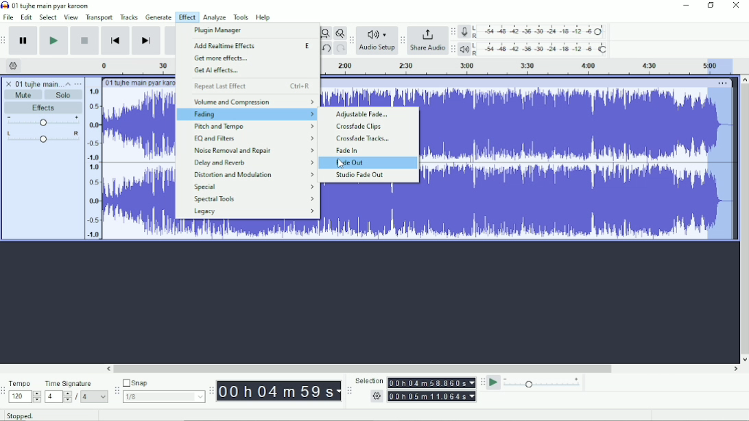 The image size is (749, 421). I want to click on Snap, so click(164, 383).